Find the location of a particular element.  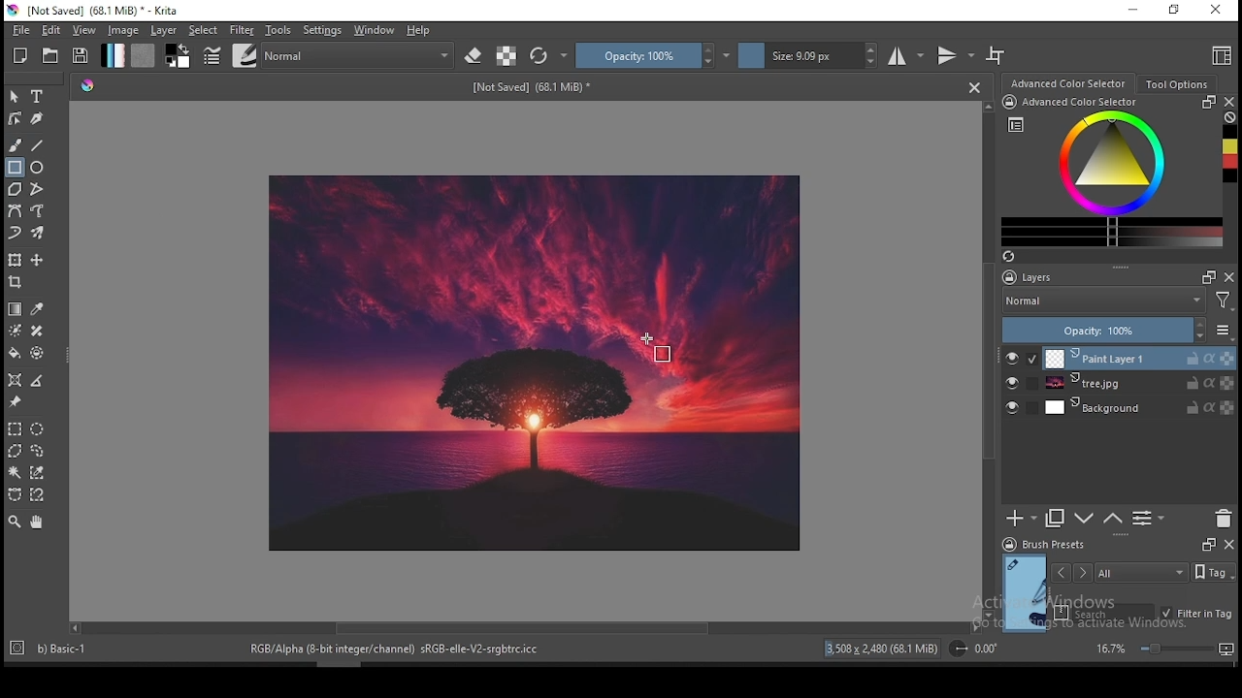

gradient tool is located at coordinates (16, 308).